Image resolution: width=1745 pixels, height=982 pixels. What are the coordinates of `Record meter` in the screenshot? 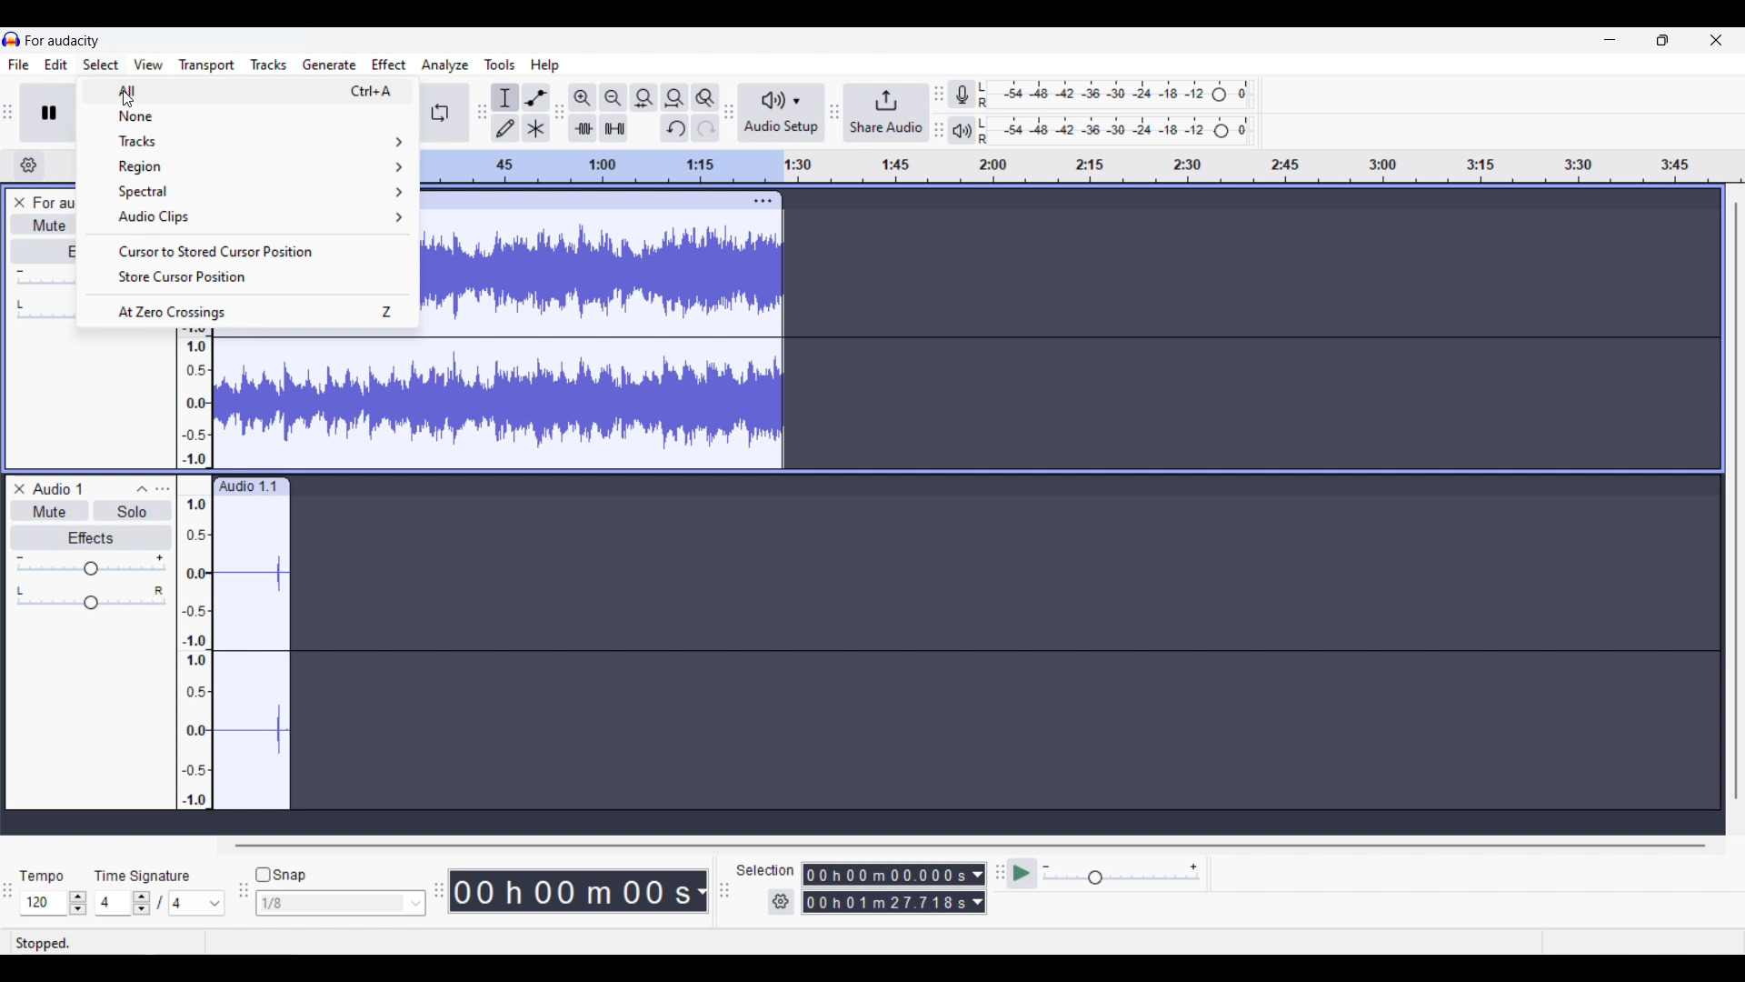 It's located at (962, 94).